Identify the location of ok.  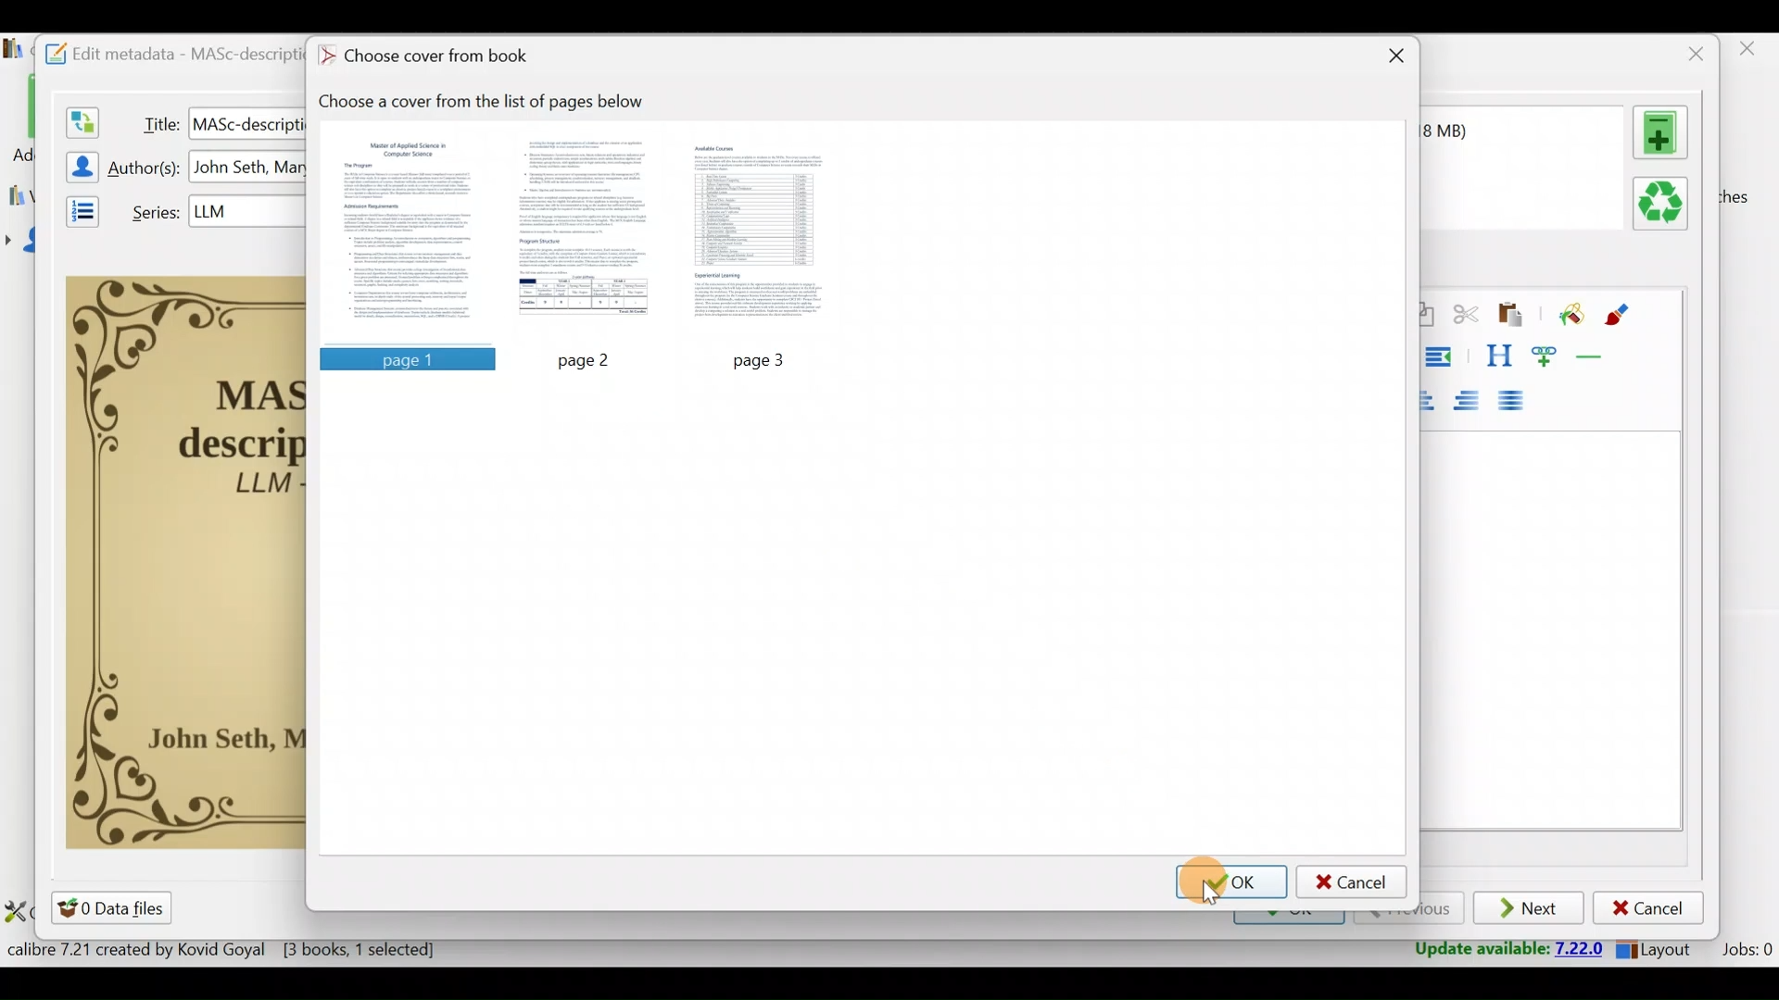
(1232, 881).